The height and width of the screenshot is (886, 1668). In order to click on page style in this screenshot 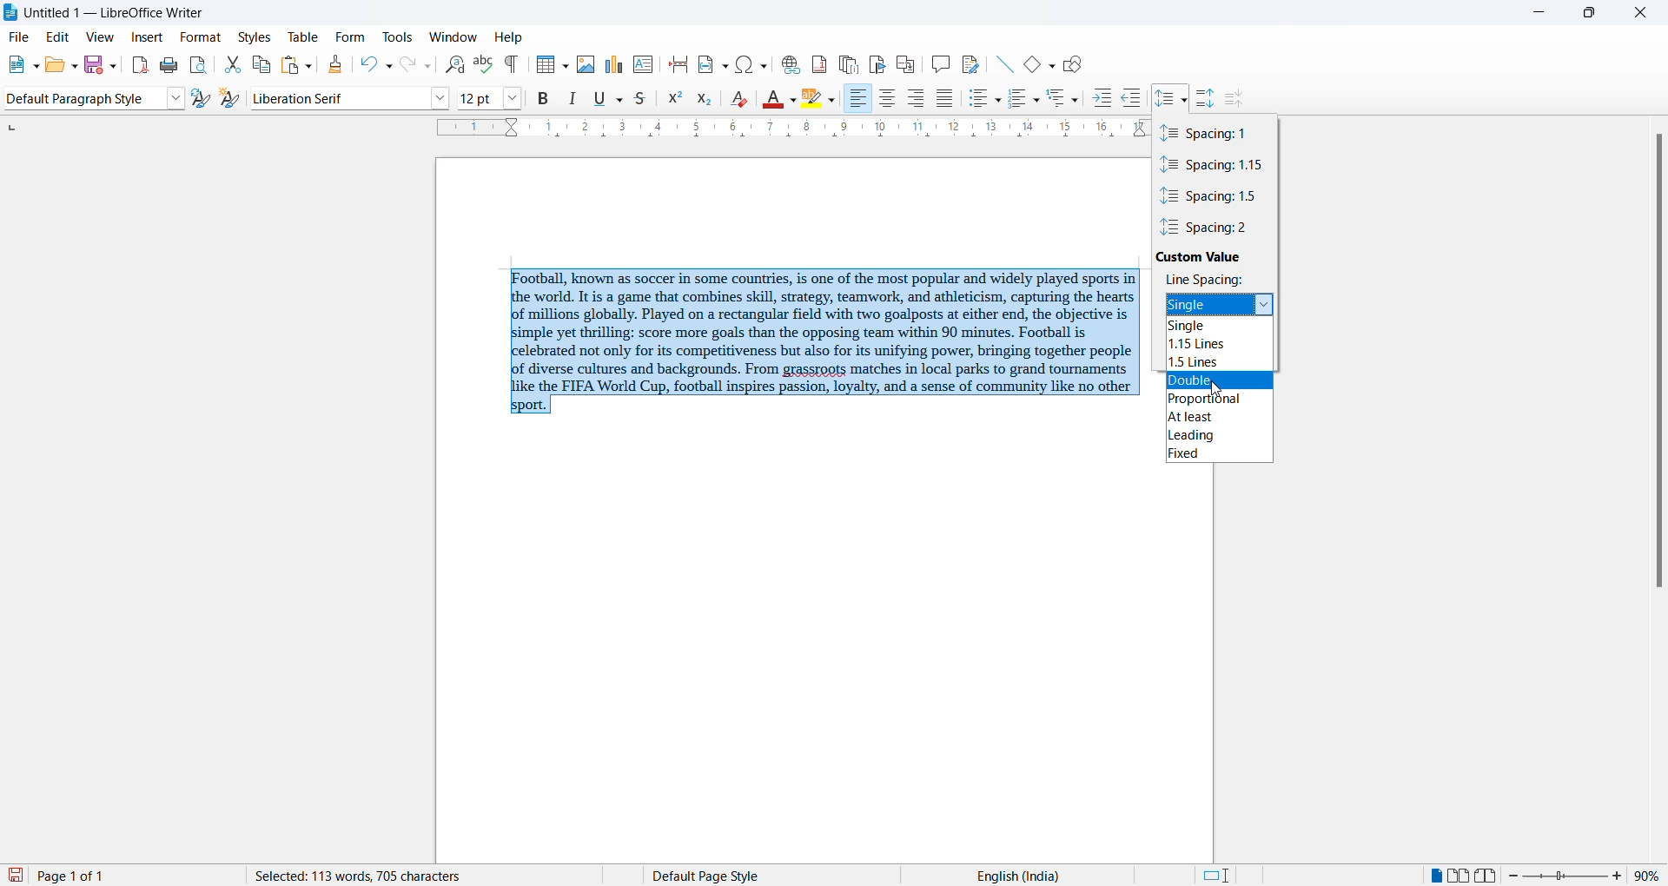, I will do `click(796, 876)`.